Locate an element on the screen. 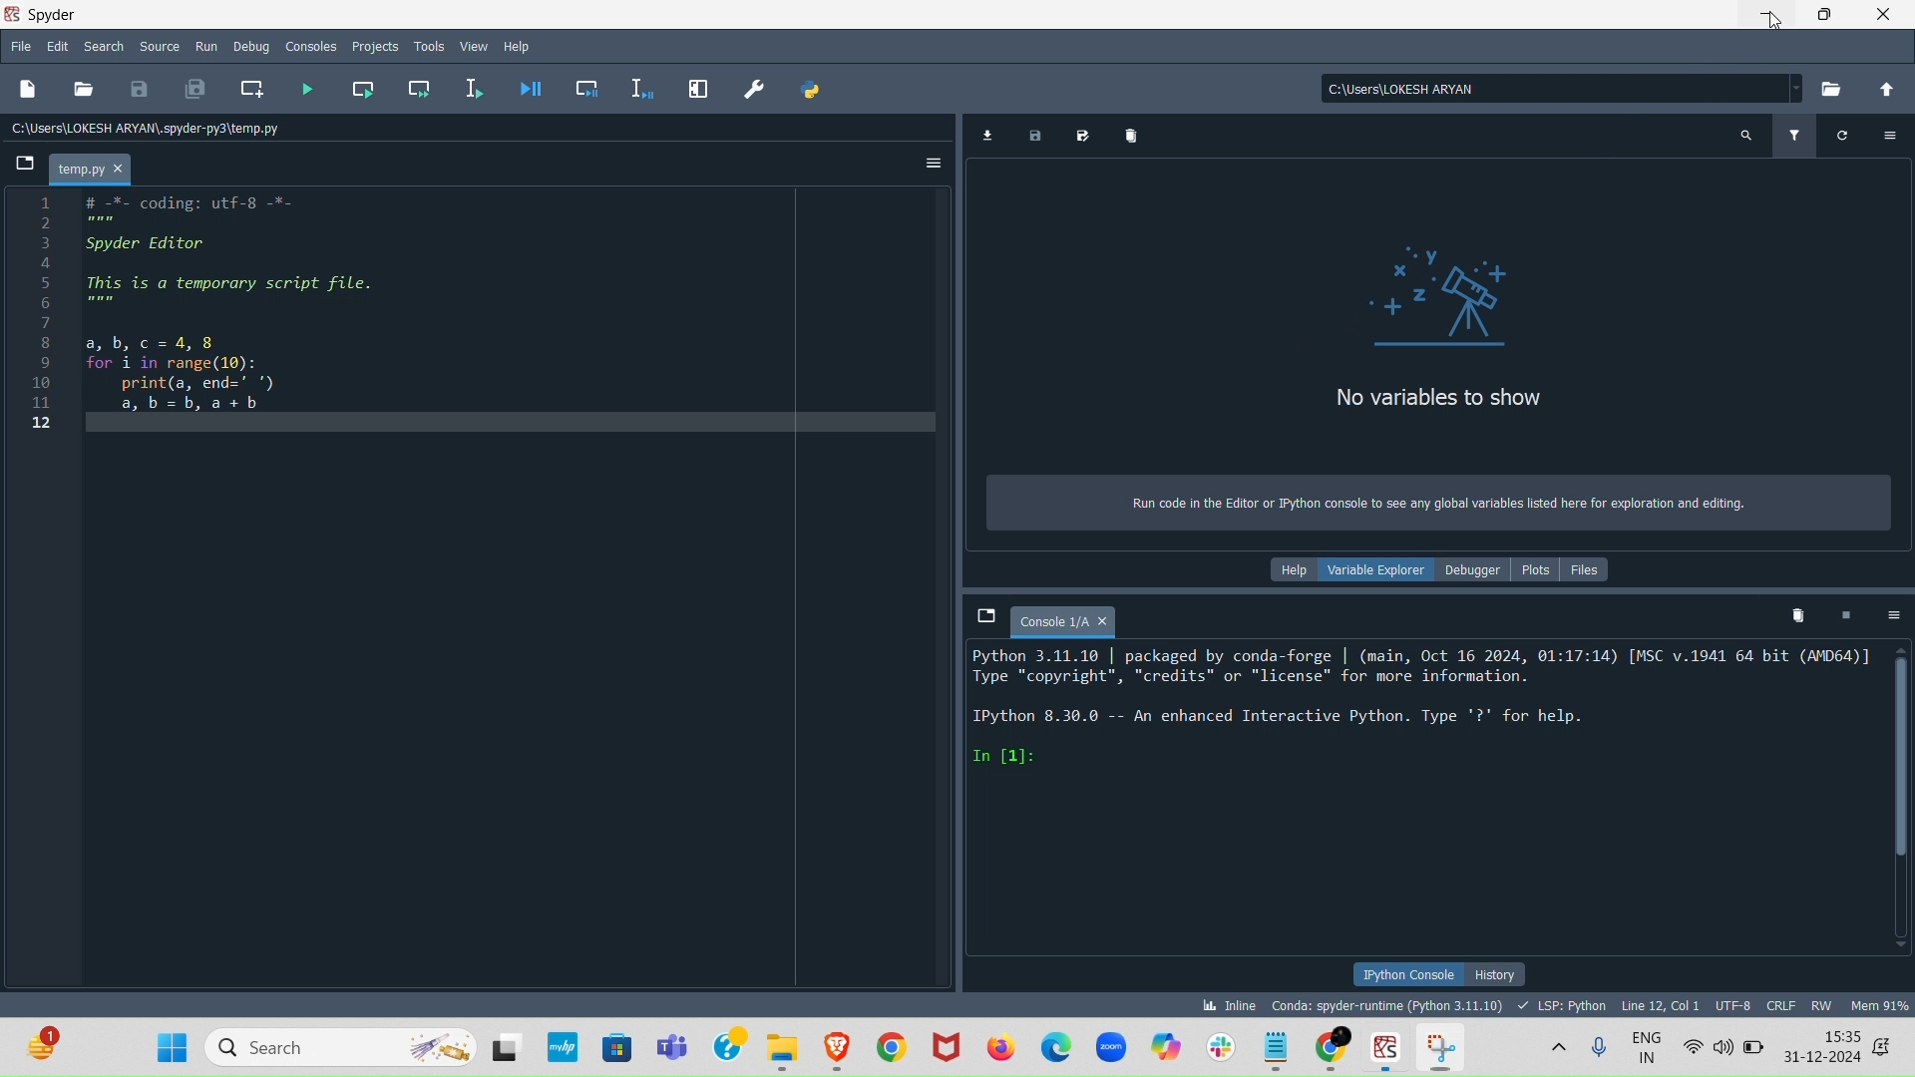 This screenshot has height=1077, width=1915. Interrupt kernel is located at coordinates (1849, 613).